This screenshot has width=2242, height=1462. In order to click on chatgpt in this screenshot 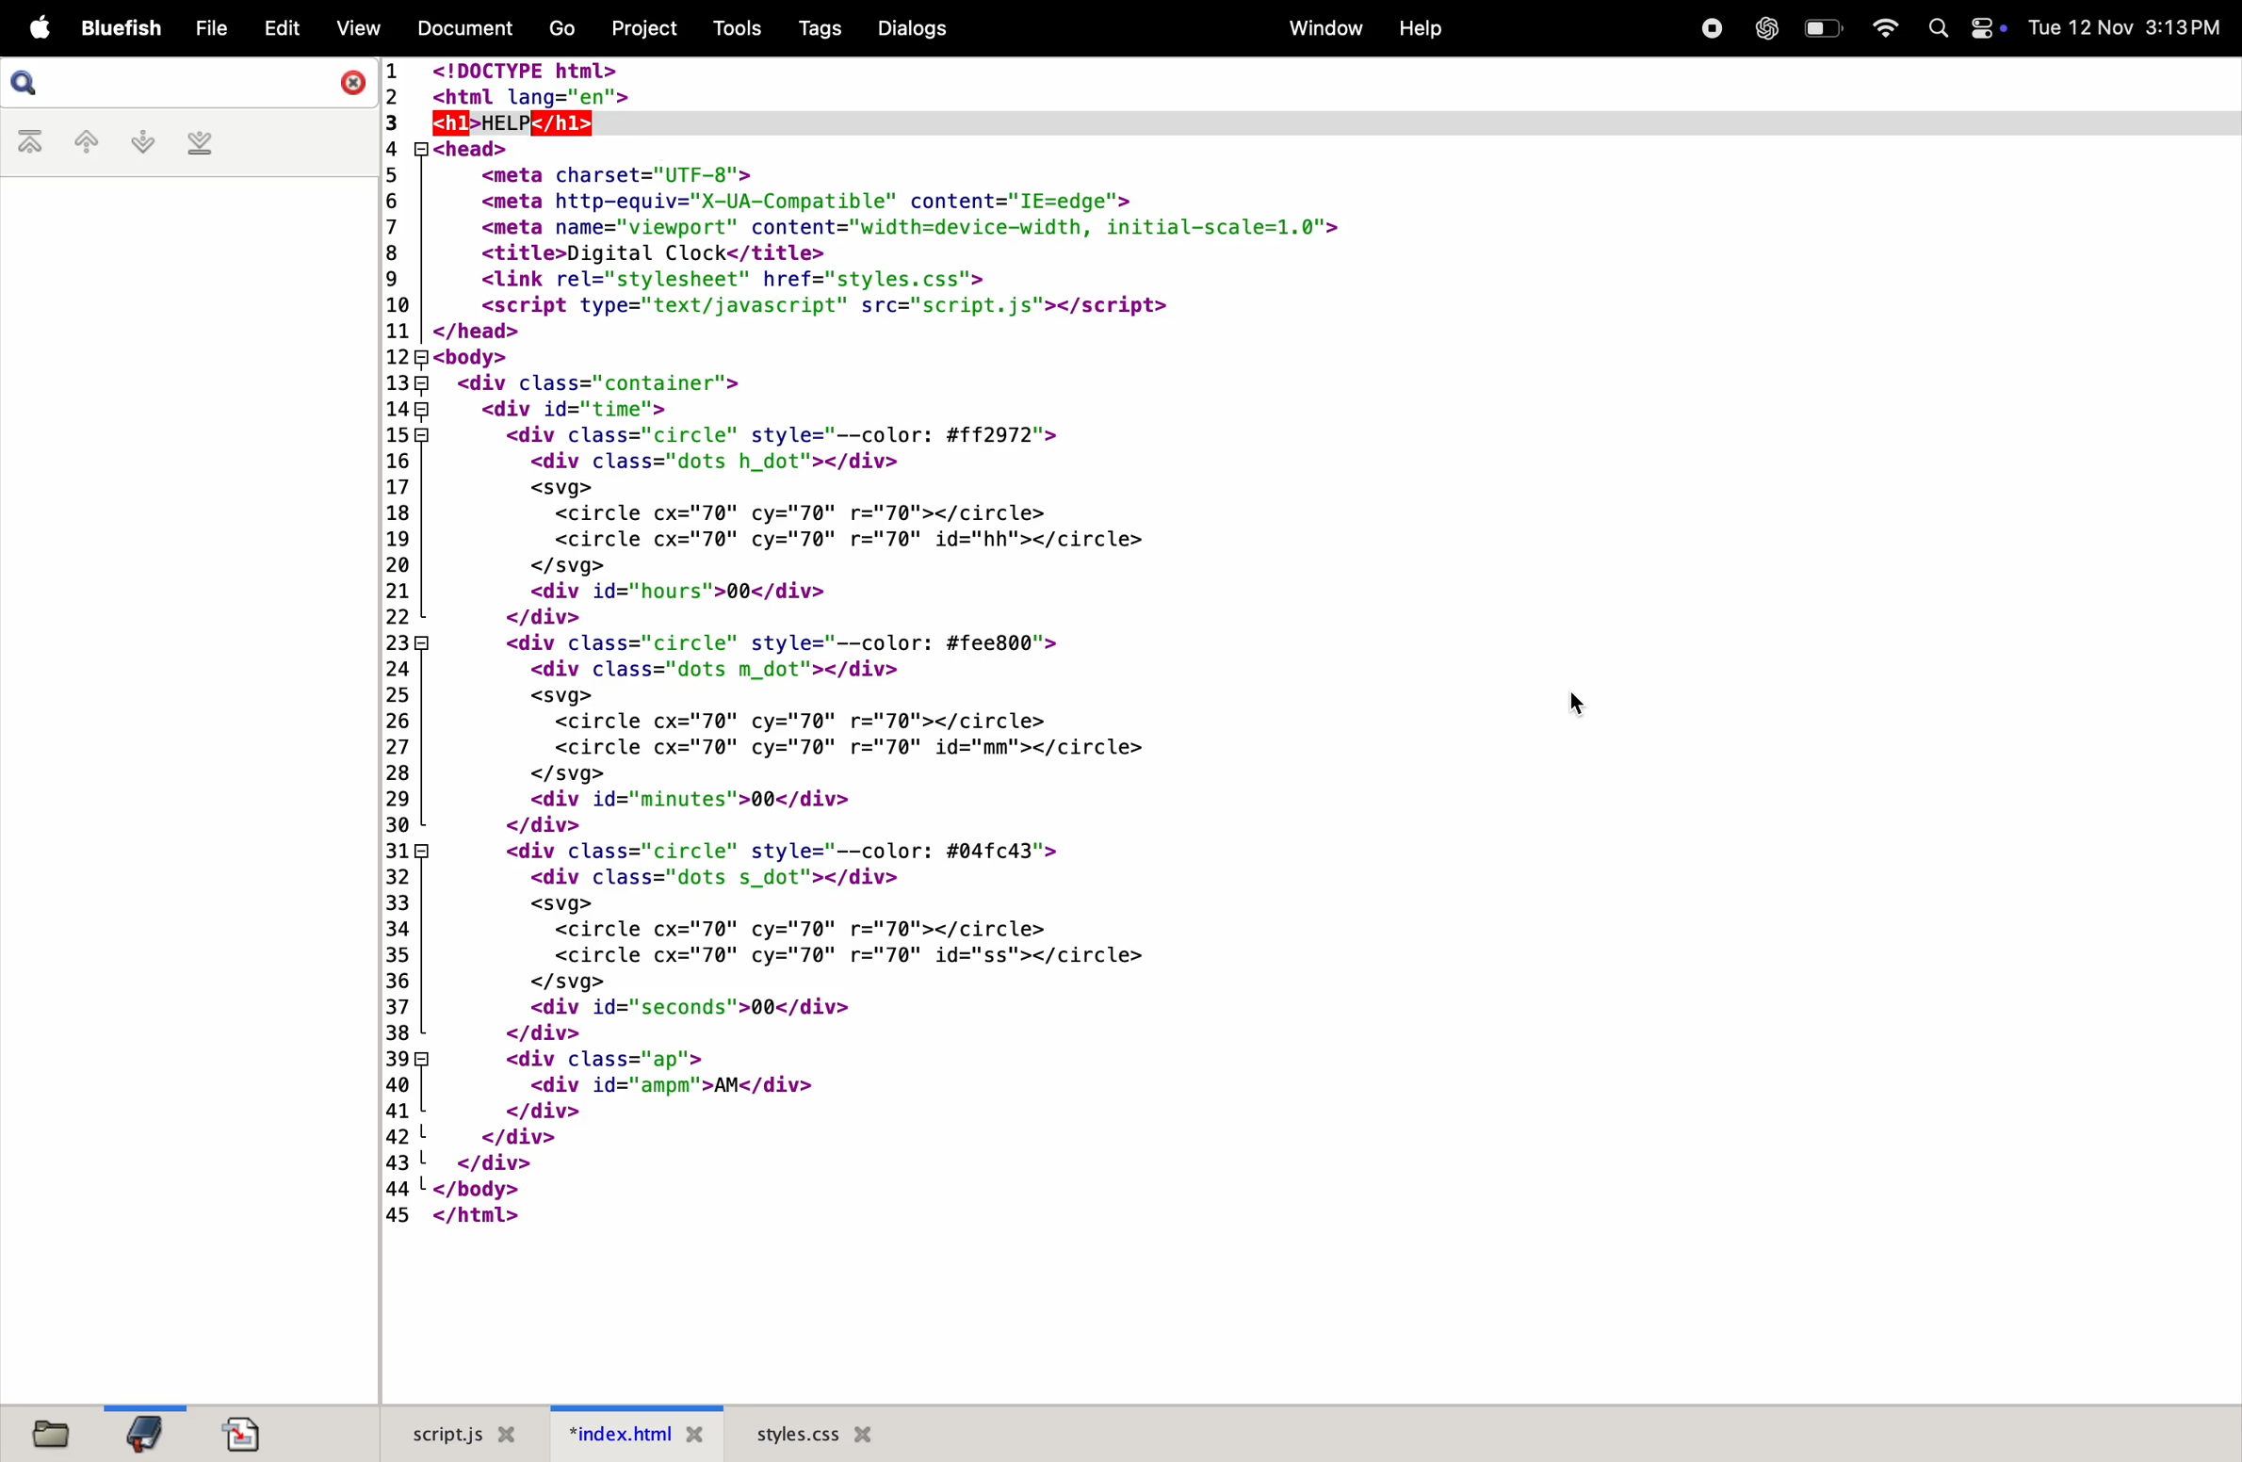, I will do `click(1764, 28)`.